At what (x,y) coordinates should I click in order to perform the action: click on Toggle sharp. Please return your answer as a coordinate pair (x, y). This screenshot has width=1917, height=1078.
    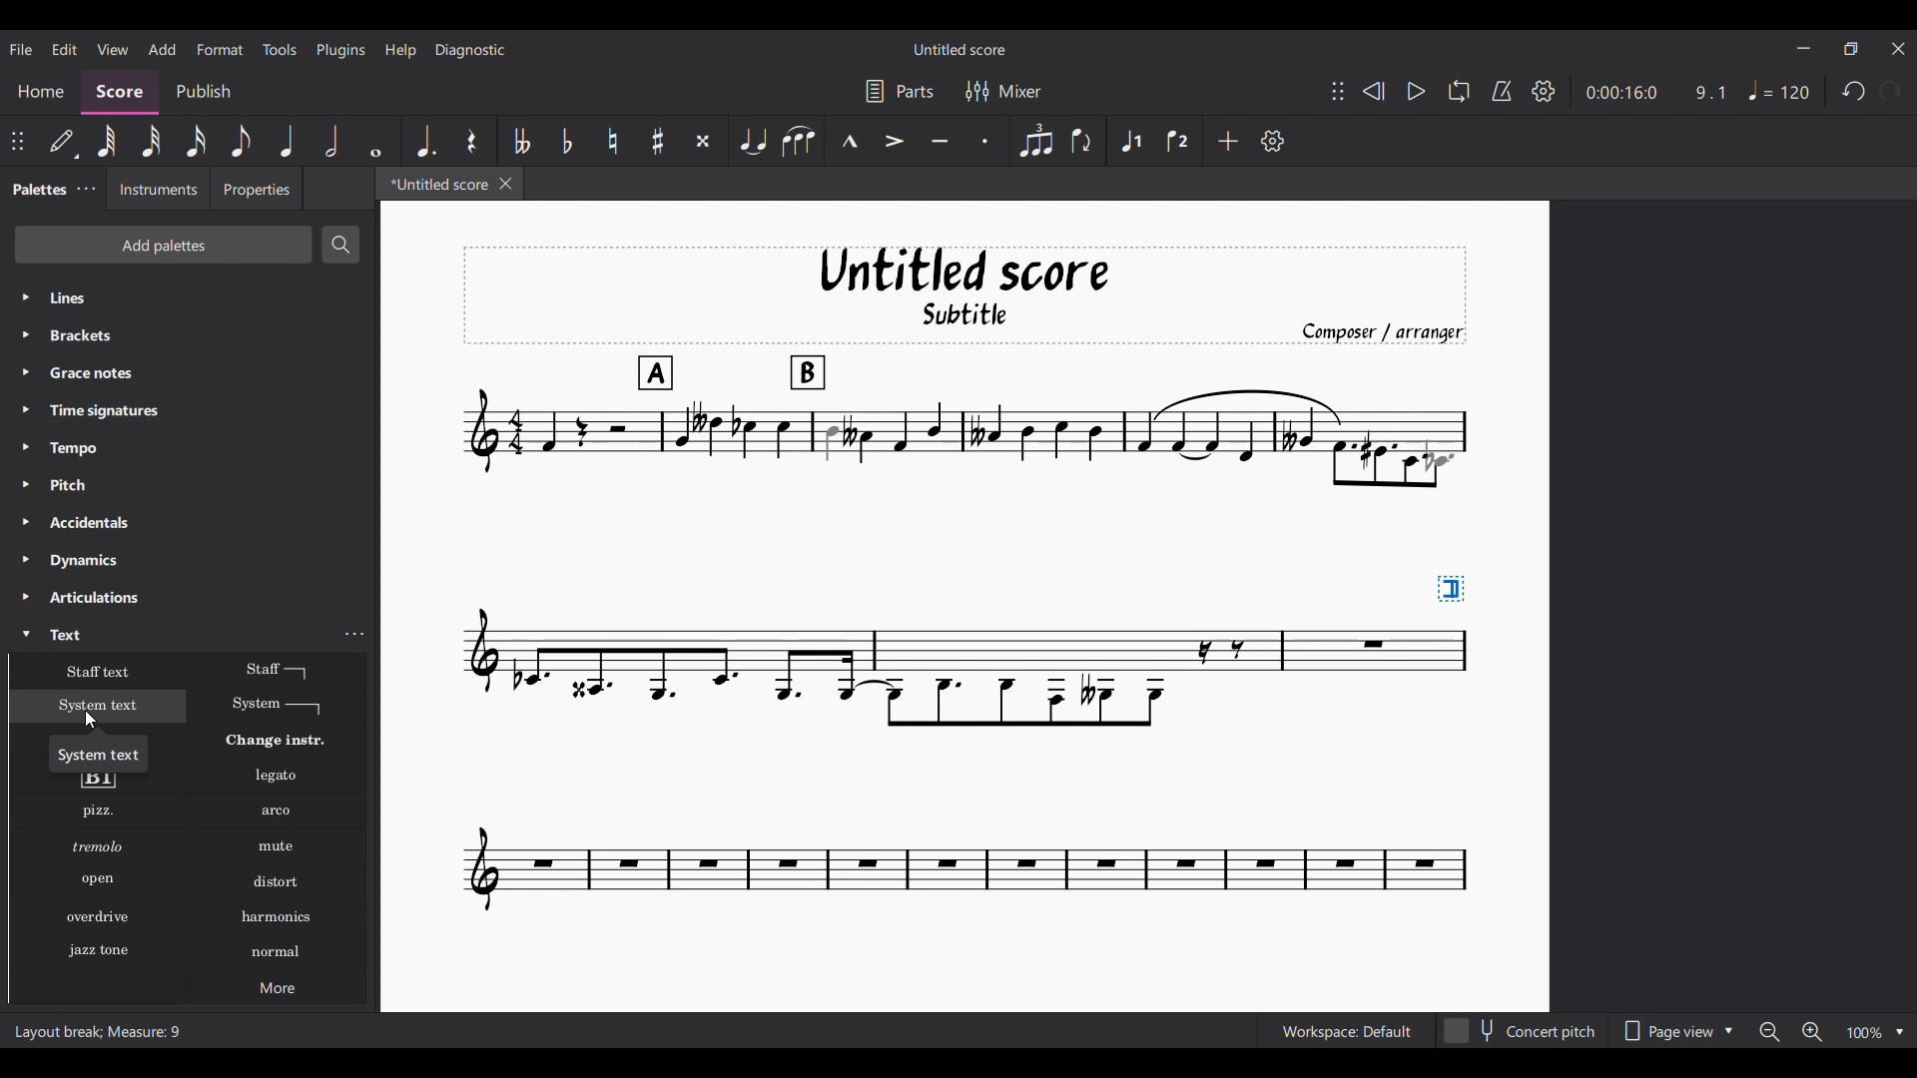
    Looking at the image, I should click on (657, 141).